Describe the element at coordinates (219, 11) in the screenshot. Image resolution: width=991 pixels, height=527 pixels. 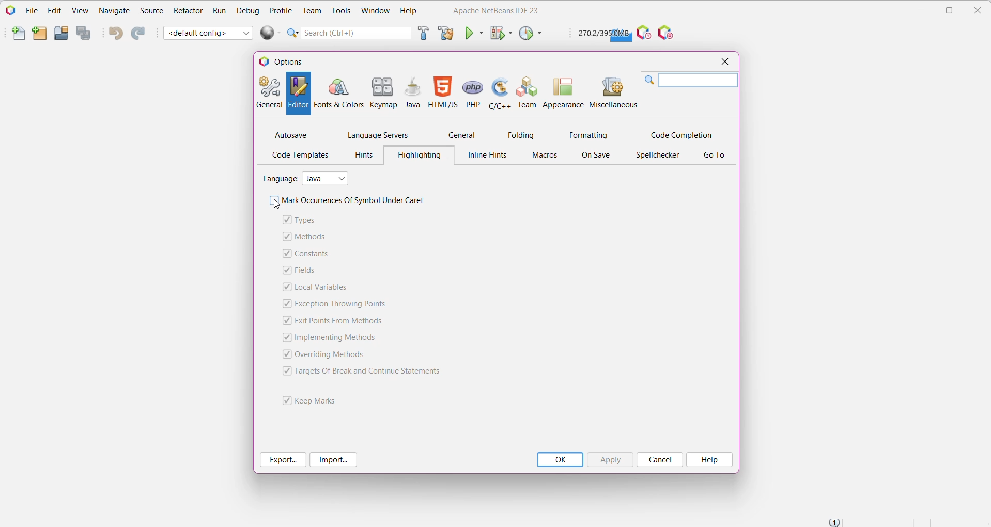
I see `Run` at that location.